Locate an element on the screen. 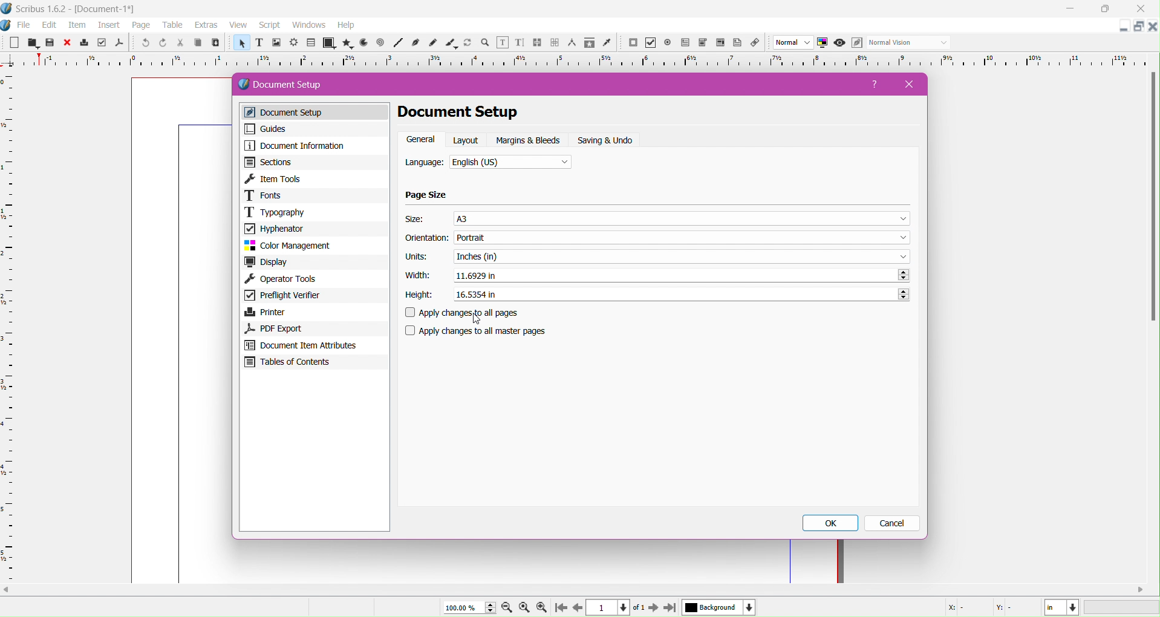  text annotations is located at coordinates (740, 43).